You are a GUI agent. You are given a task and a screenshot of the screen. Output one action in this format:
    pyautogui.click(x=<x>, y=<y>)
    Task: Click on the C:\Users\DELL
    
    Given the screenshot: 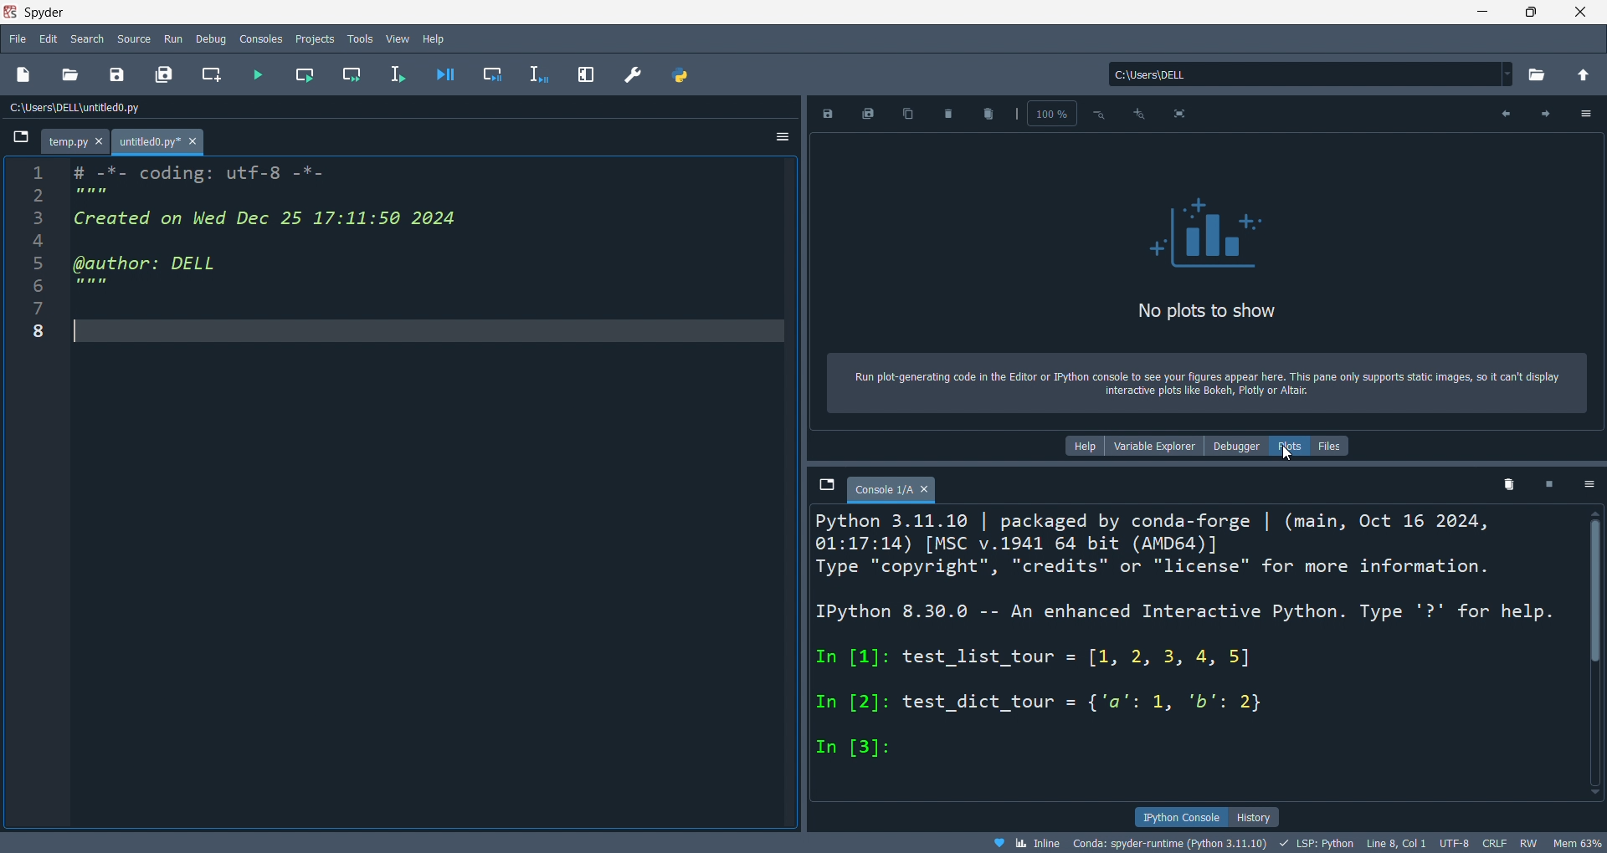 What is the action you would take?
    pyautogui.click(x=1309, y=74)
    